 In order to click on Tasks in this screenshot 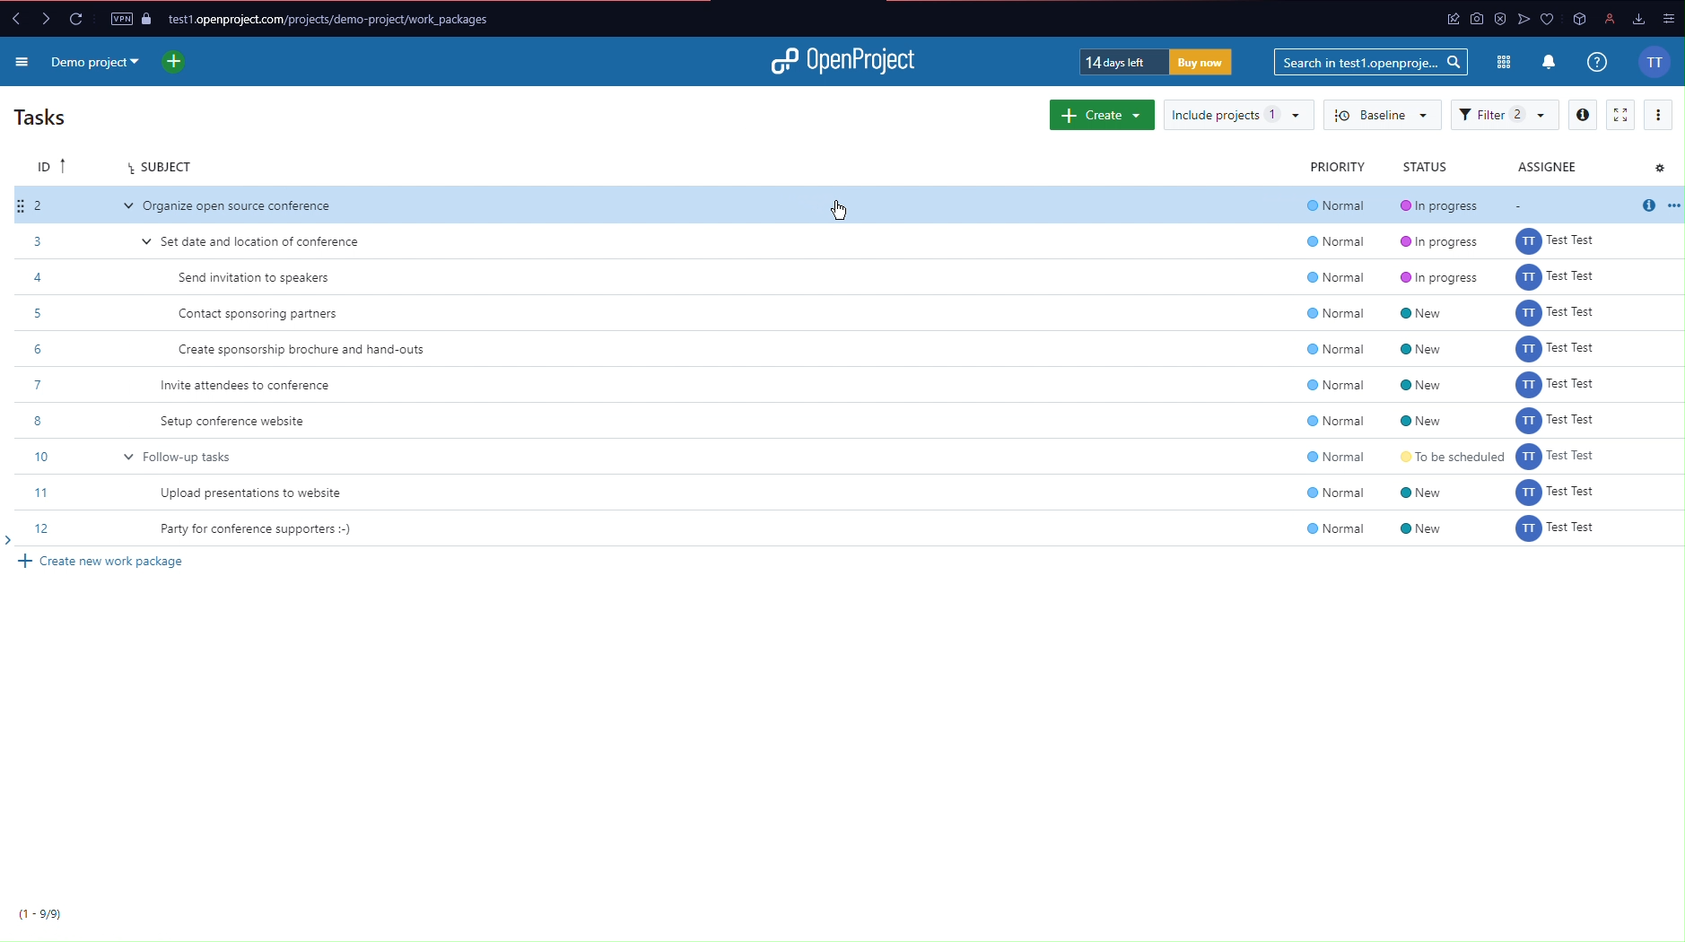, I will do `click(47, 115)`.